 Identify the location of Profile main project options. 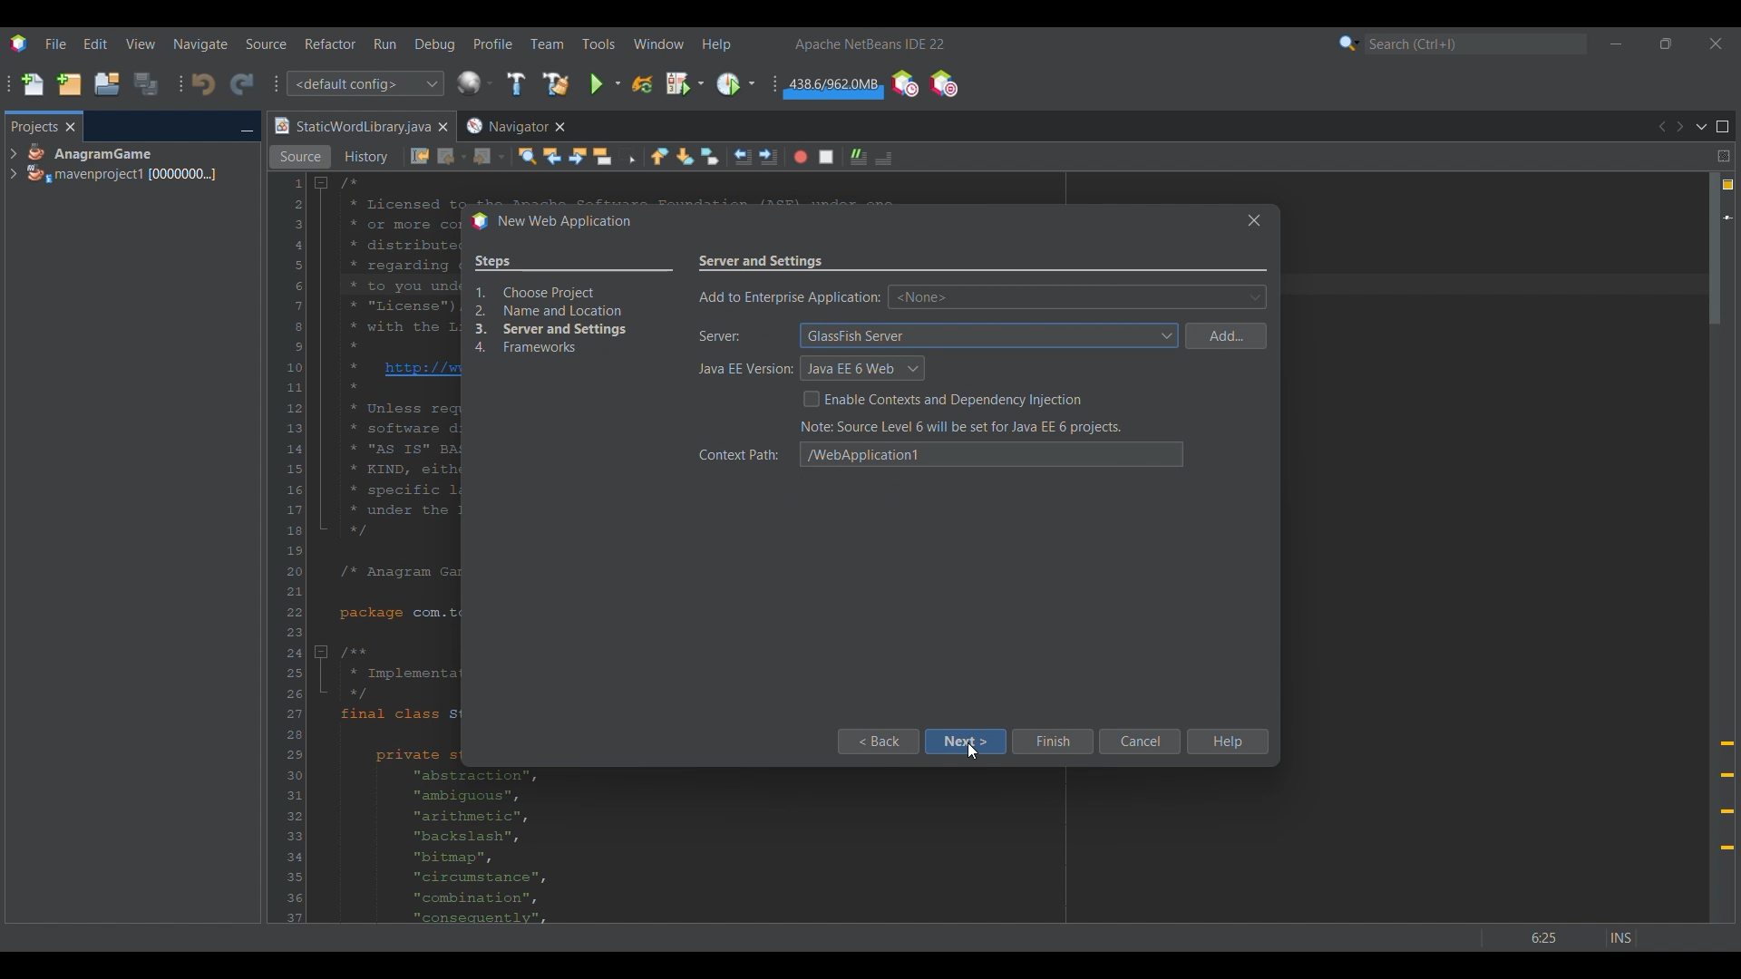
(735, 84).